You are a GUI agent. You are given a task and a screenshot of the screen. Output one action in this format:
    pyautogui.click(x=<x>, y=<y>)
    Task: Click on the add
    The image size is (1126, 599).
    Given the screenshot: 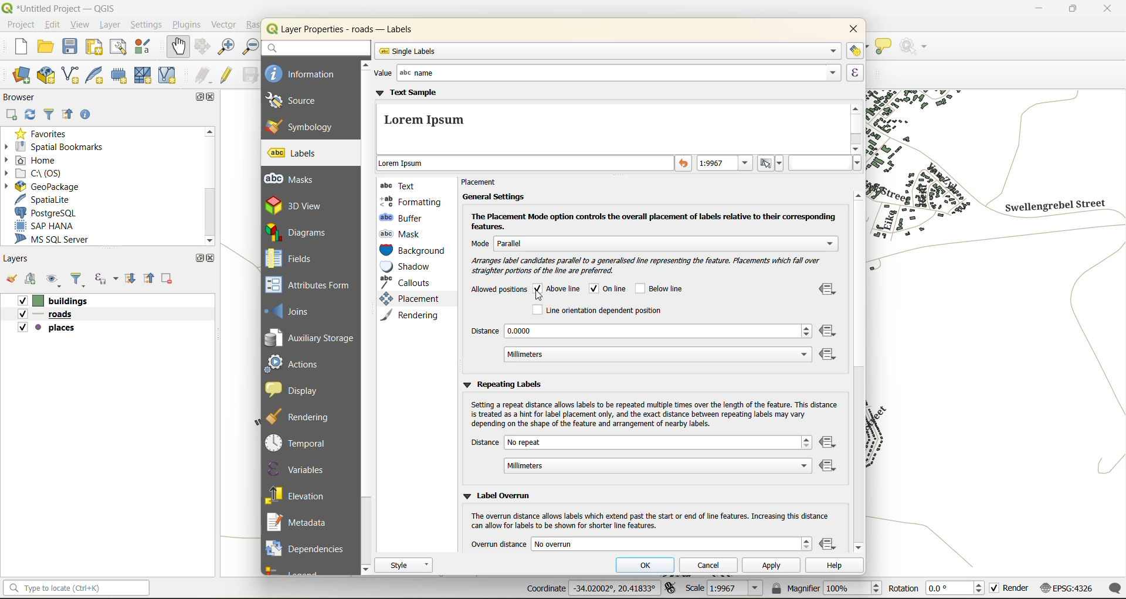 What is the action you would take?
    pyautogui.click(x=12, y=115)
    